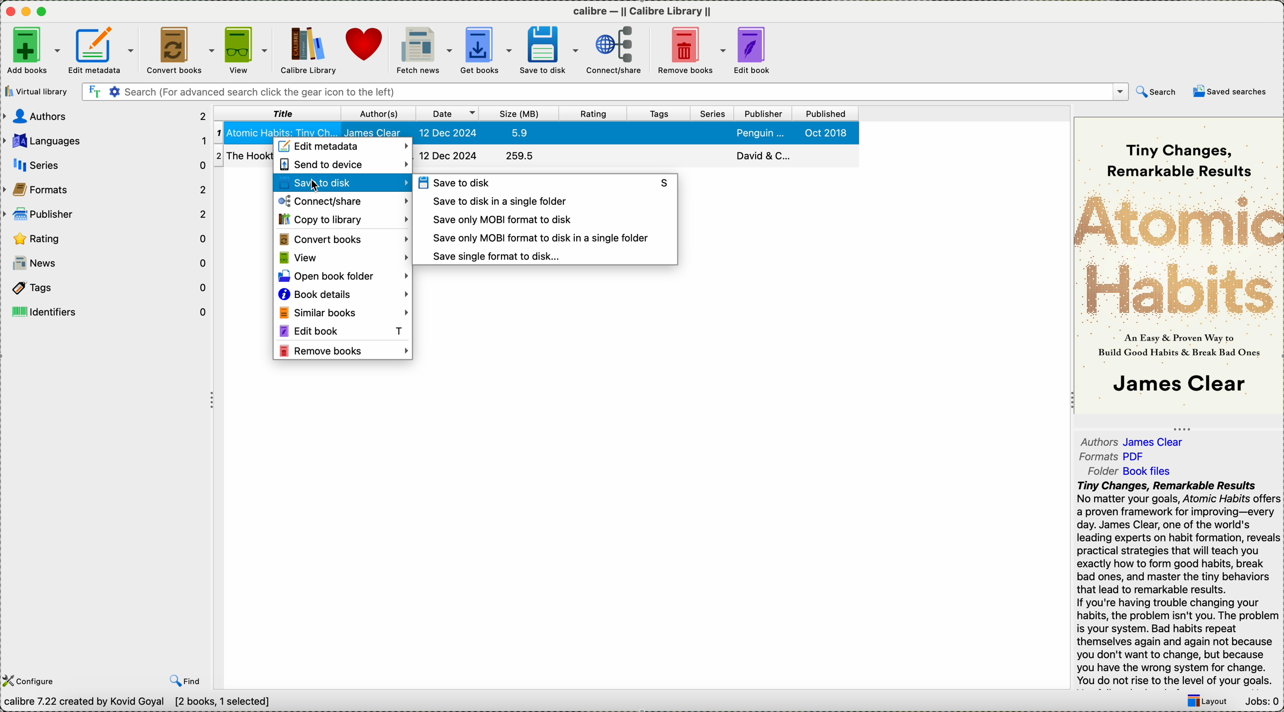 The width and height of the screenshot is (1284, 712). What do you see at coordinates (278, 113) in the screenshot?
I see `title` at bounding box center [278, 113].